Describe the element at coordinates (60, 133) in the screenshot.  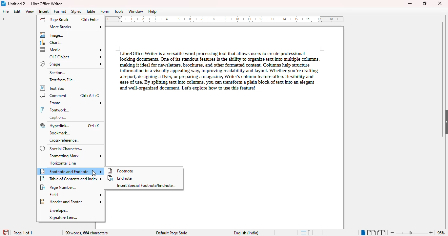
I see `bookmark` at that location.